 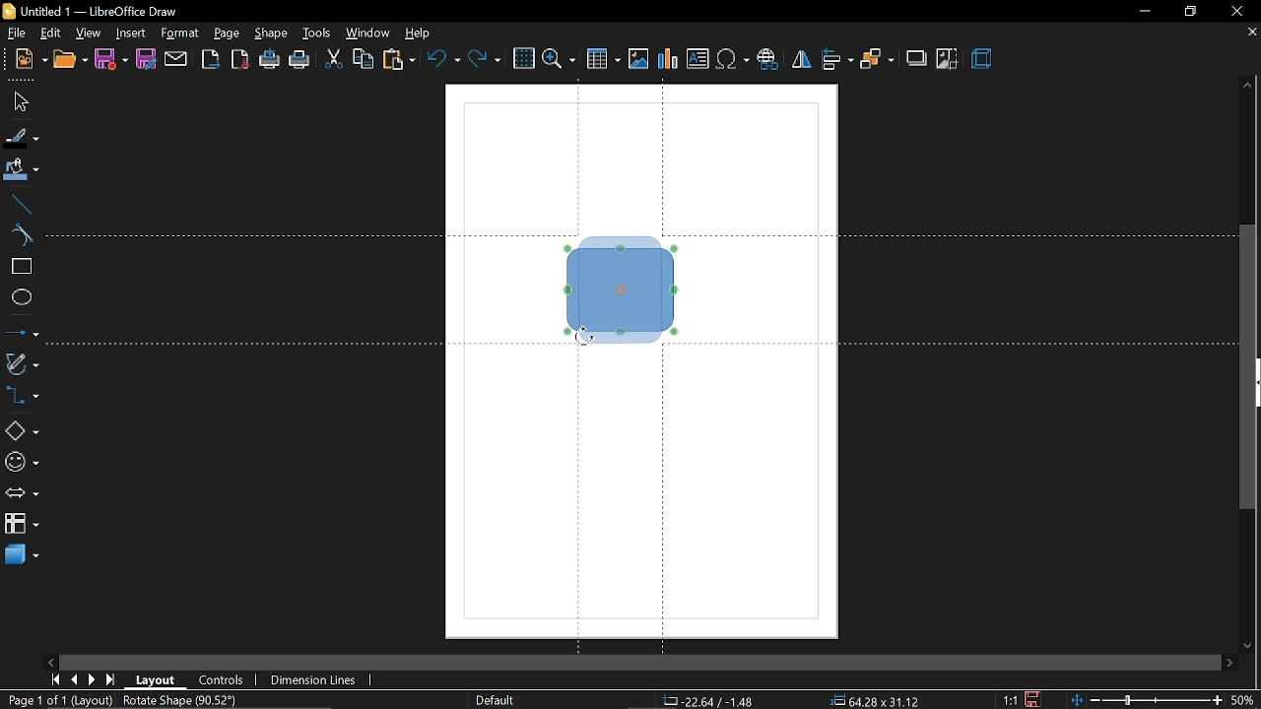 I want to click on fill line, so click(x=21, y=138).